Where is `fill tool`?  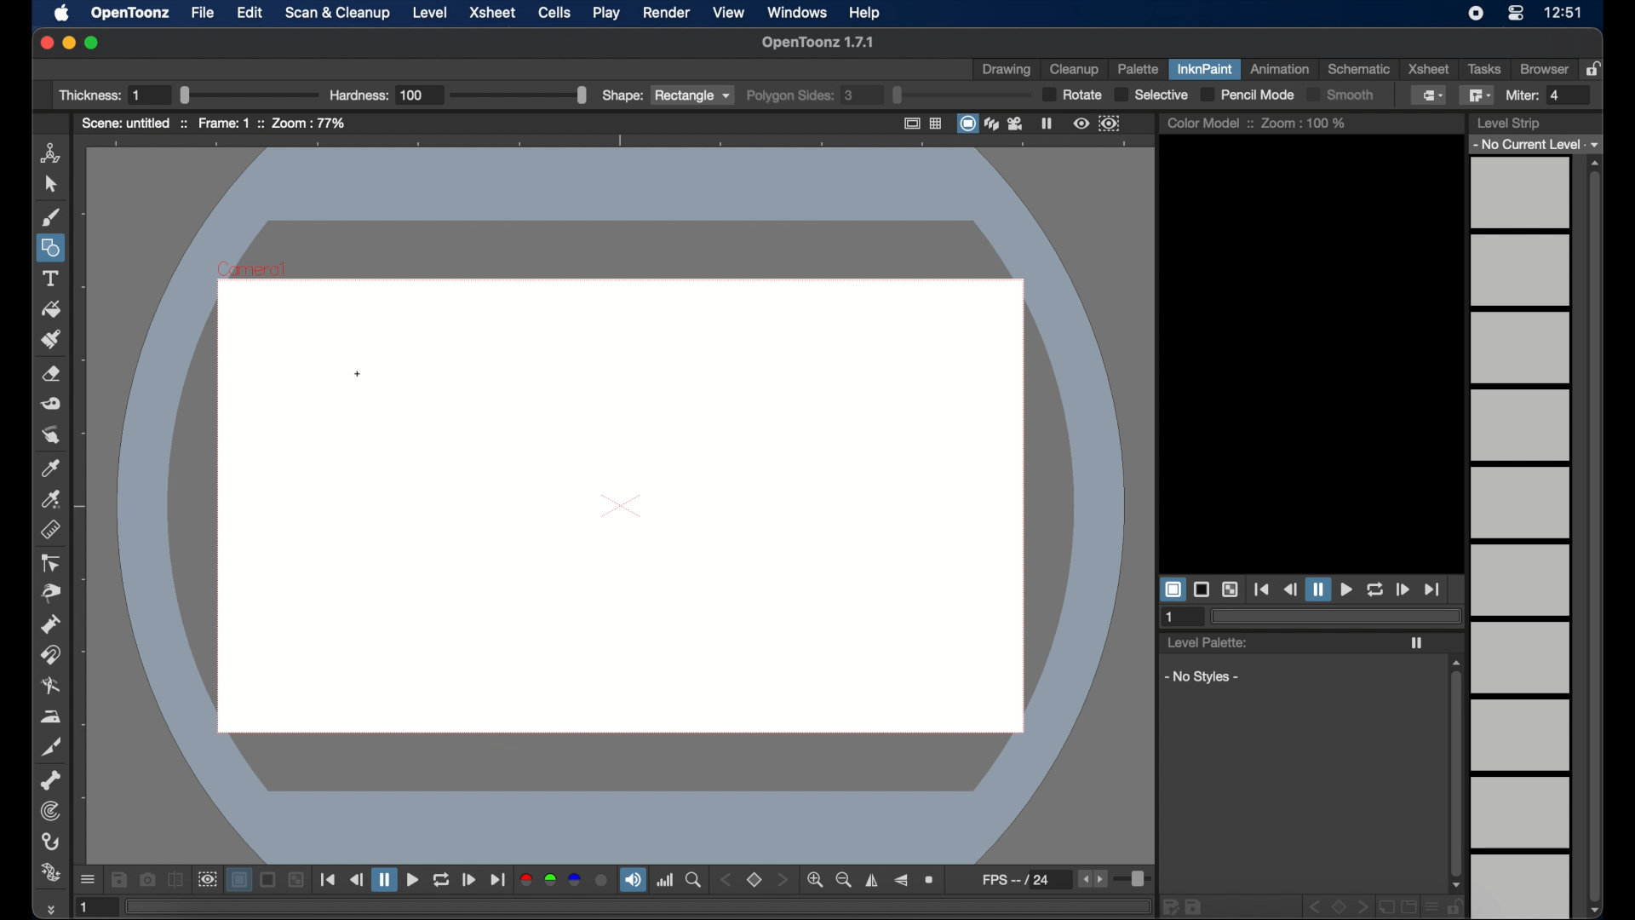
fill tool is located at coordinates (51, 310).